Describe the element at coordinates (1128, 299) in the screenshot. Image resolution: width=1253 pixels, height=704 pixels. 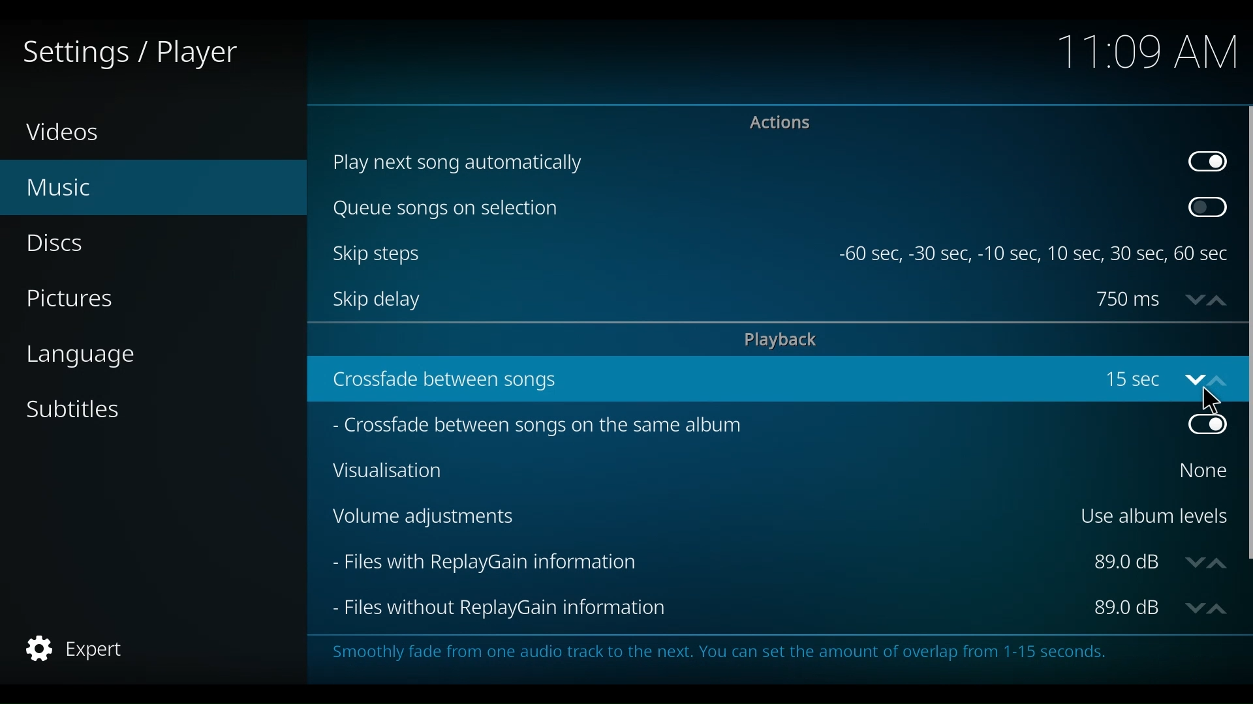
I see `Skip delay in ms` at that location.